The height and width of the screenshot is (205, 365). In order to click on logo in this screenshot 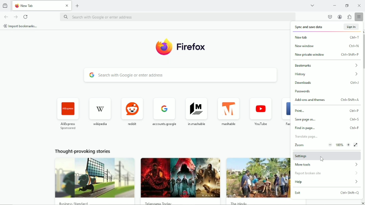, I will do `click(179, 47)`.